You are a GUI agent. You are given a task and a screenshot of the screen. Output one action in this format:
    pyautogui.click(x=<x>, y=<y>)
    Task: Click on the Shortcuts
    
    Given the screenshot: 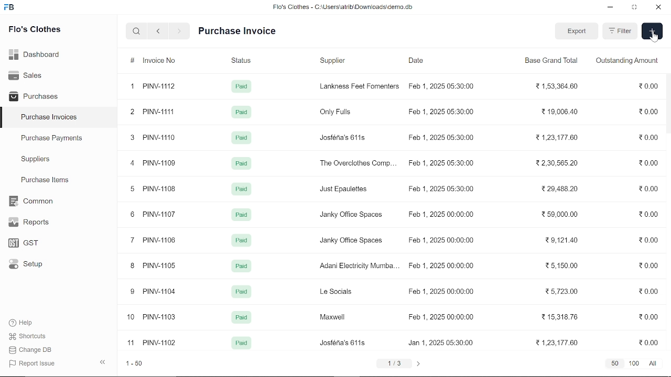 What is the action you would take?
    pyautogui.click(x=26, y=337)
    